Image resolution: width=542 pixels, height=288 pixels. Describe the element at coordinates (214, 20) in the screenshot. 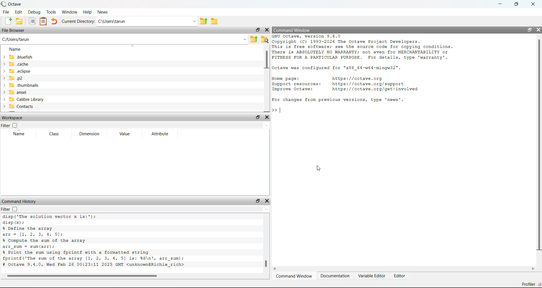

I see `Browse directories` at that location.